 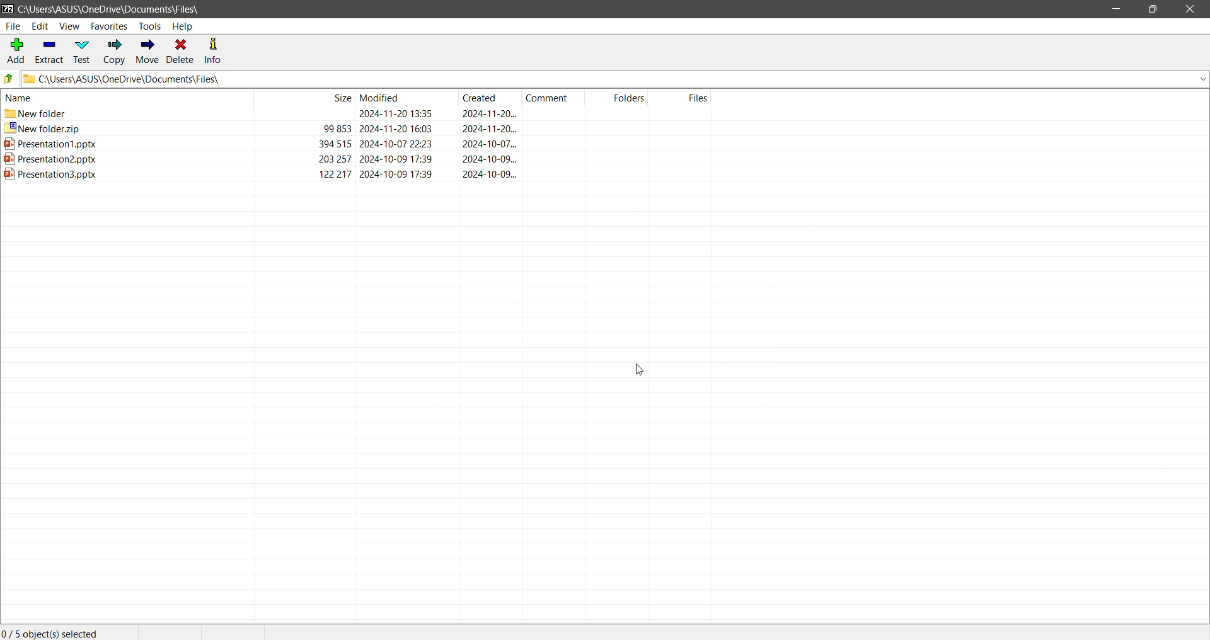 What do you see at coordinates (553, 97) in the screenshot?
I see `Comments` at bounding box center [553, 97].